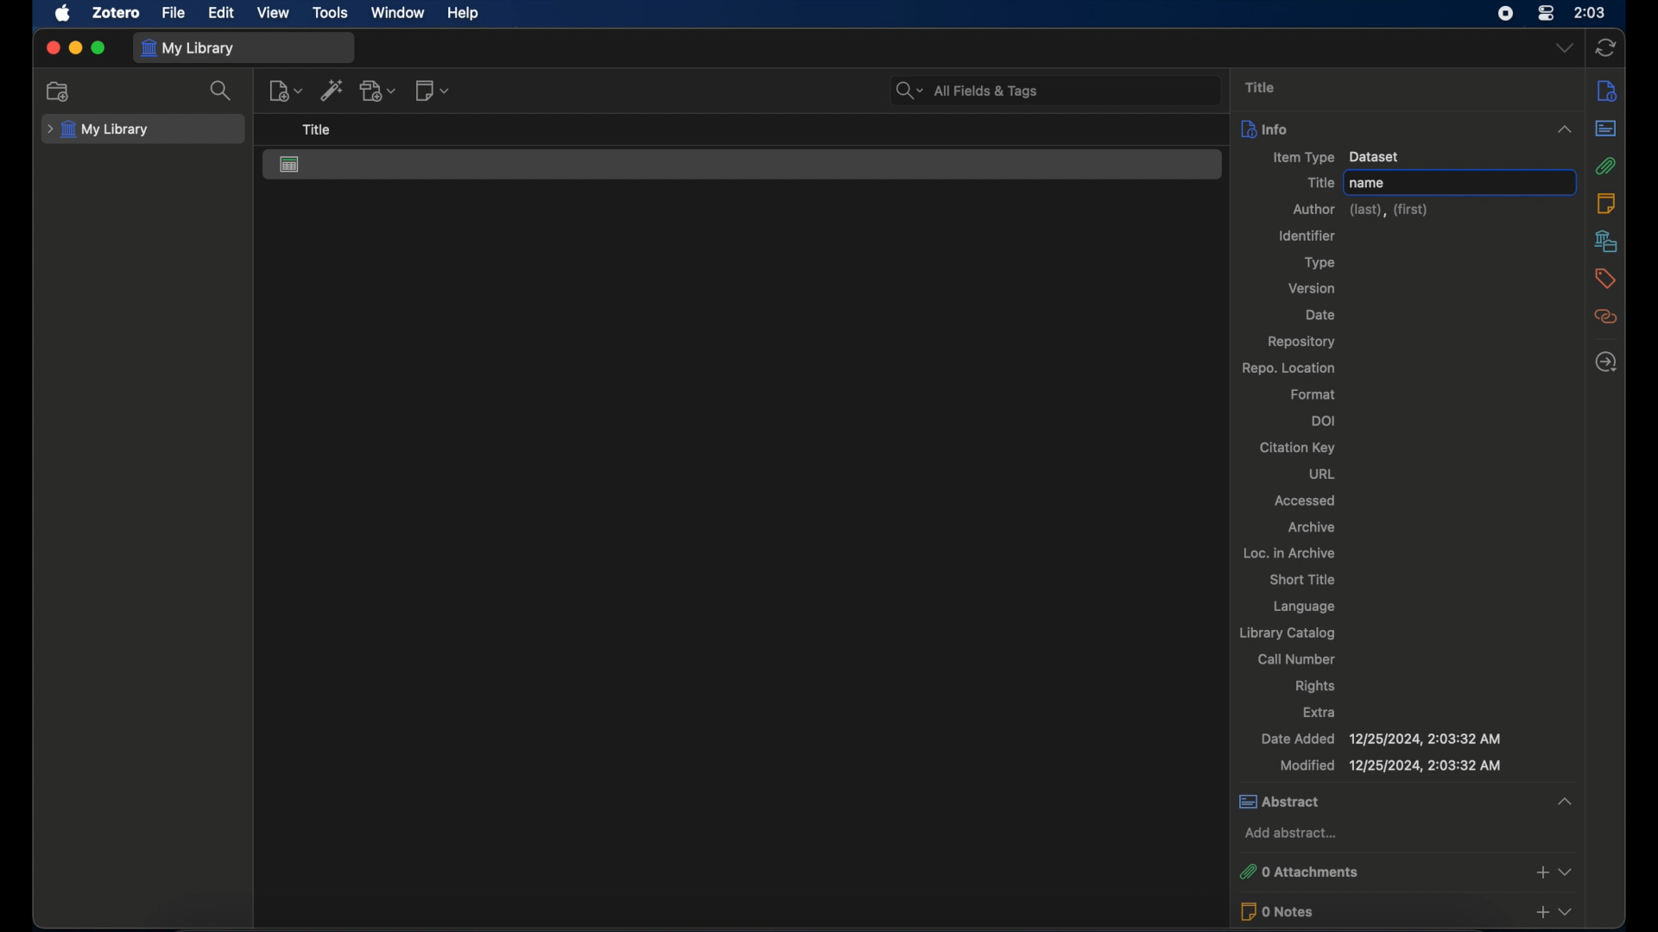 The height and width of the screenshot is (932, 1658). I want to click on extra, so click(1320, 711).